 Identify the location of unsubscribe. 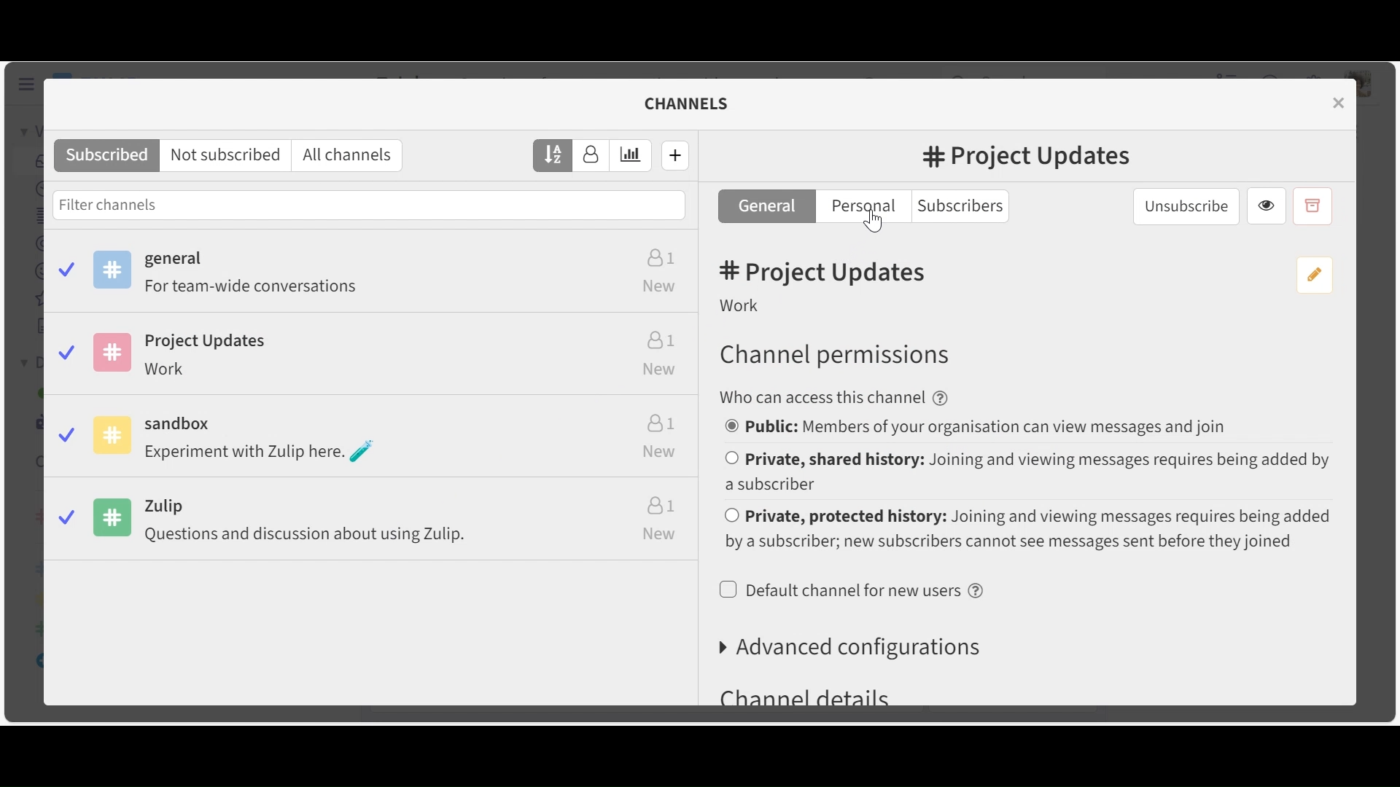
(1186, 205).